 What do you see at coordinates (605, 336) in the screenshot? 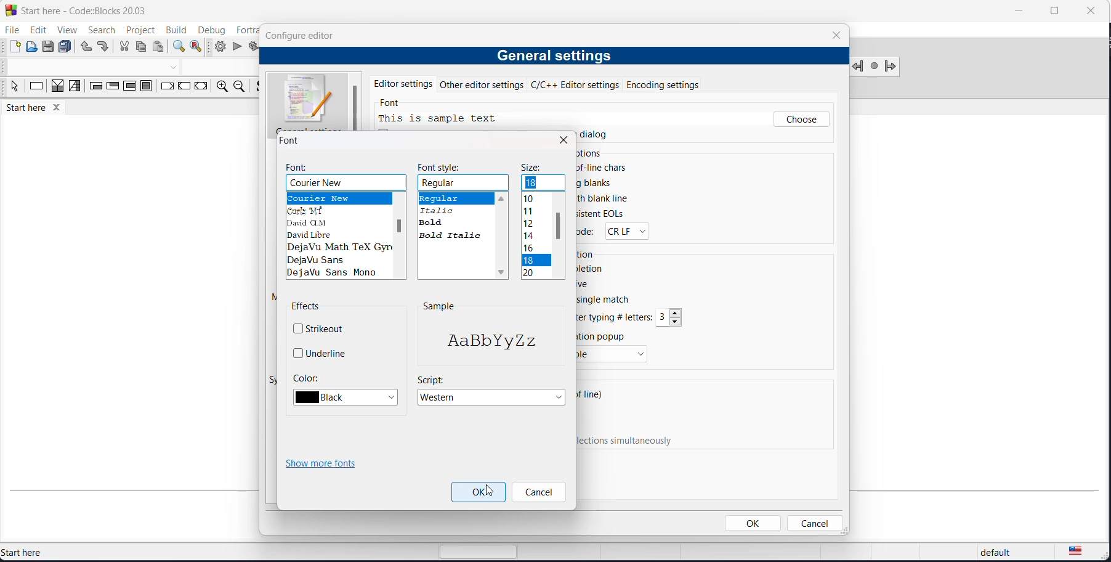
I see `Popup` at bounding box center [605, 336].